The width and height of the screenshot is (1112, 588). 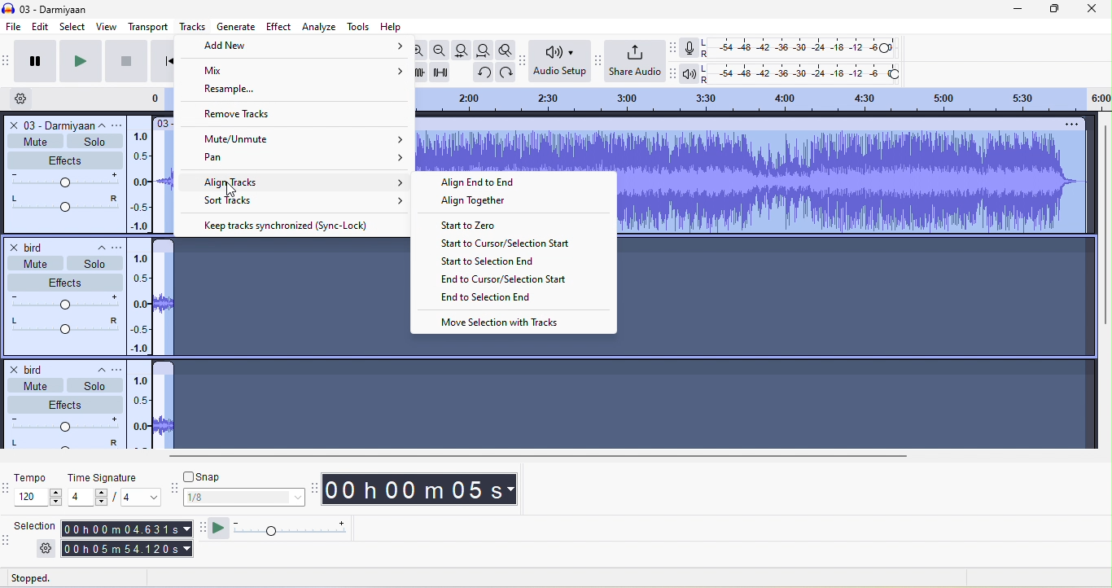 I want to click on pan, so click(x=300, y=162).